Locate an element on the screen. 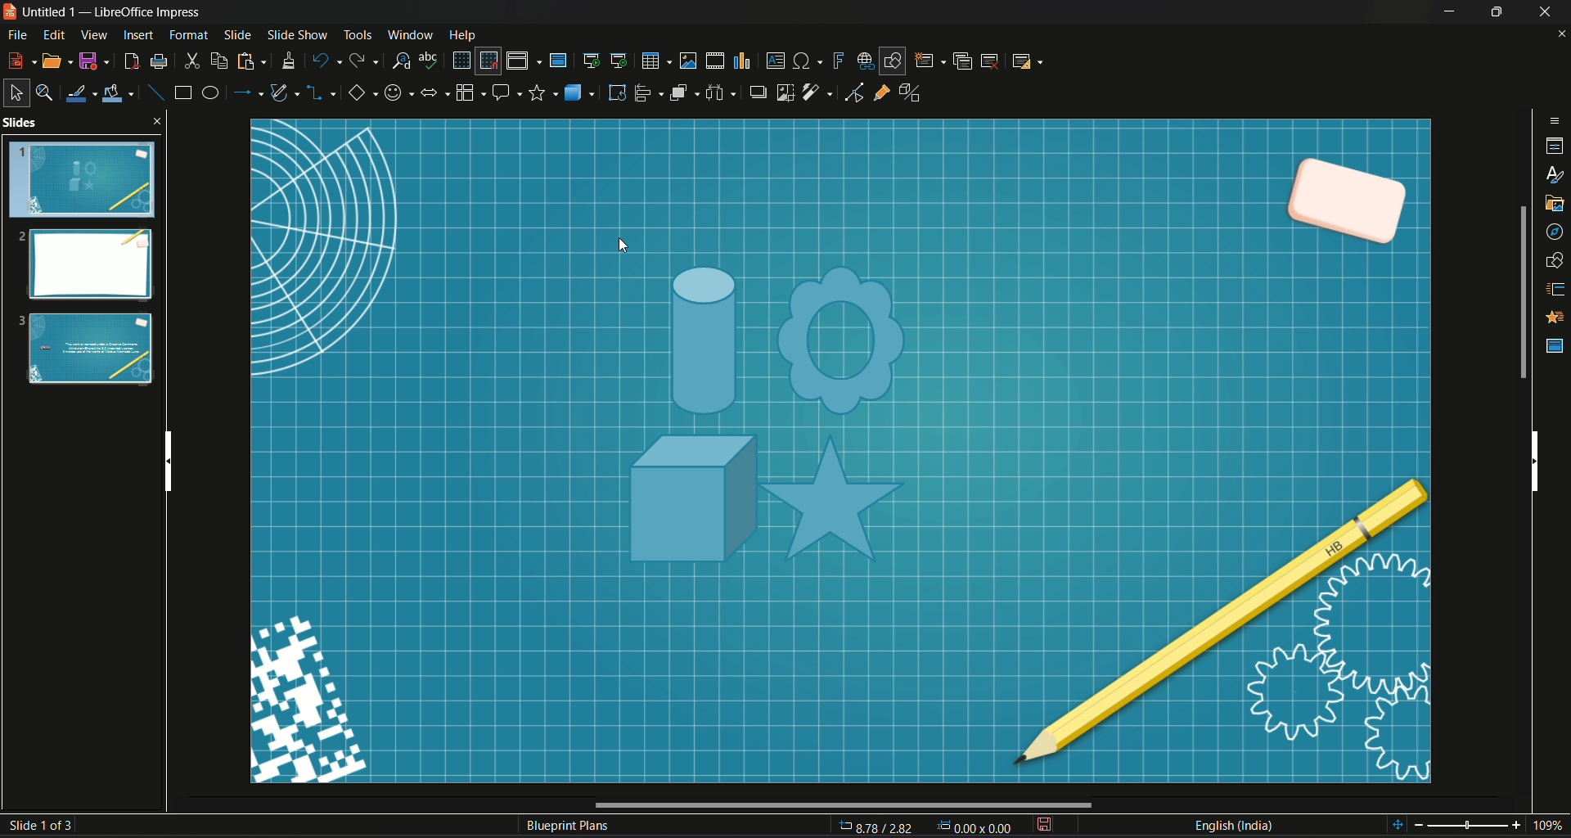 The height and width of the screenshot is (838, 1571). Vertical scroll bar is located at coordinates (1534, 458).